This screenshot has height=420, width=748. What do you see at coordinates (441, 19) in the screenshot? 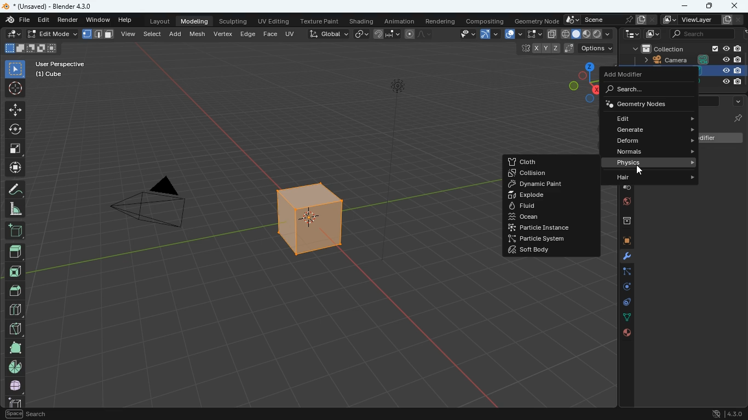
I see `rendering` at bounding box center [441, 19].